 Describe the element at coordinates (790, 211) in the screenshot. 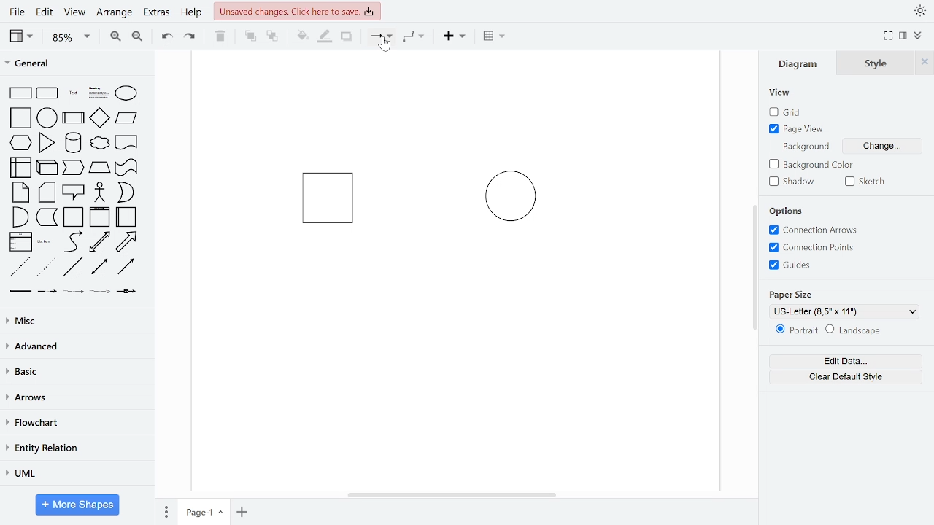

I see `options` at that location.